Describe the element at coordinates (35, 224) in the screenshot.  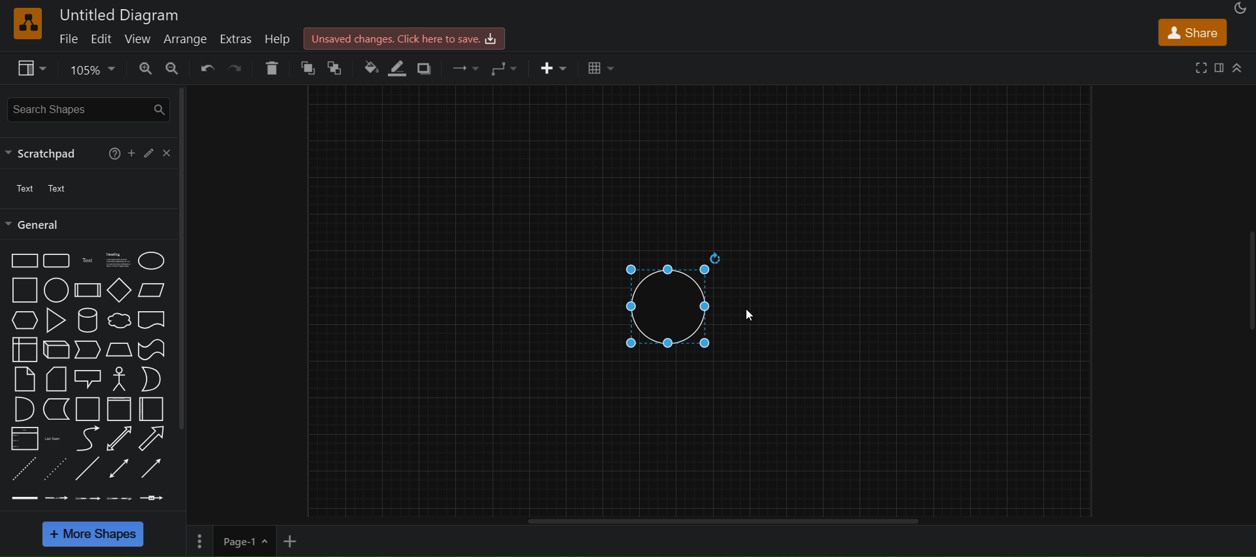
I see `general` at that location.